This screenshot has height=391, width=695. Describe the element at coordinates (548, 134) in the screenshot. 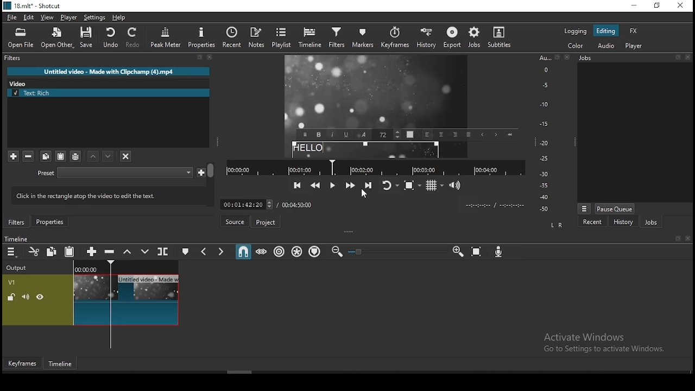

I see `Audio Level` at that location.